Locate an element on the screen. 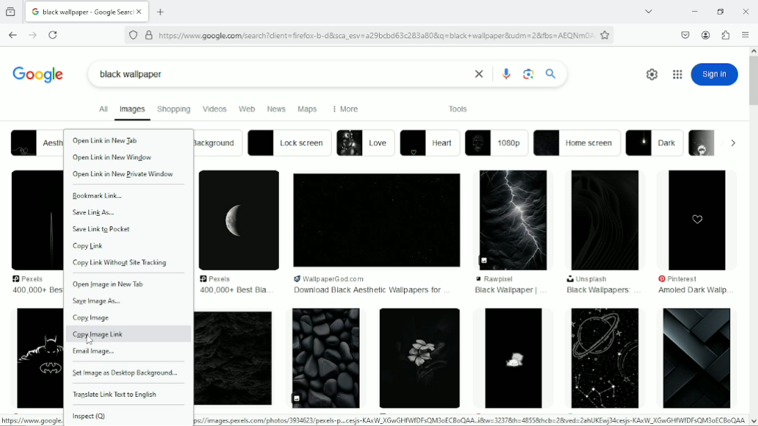 This screenshot has height=426, width=758. web is located at coordinates (246, 110).